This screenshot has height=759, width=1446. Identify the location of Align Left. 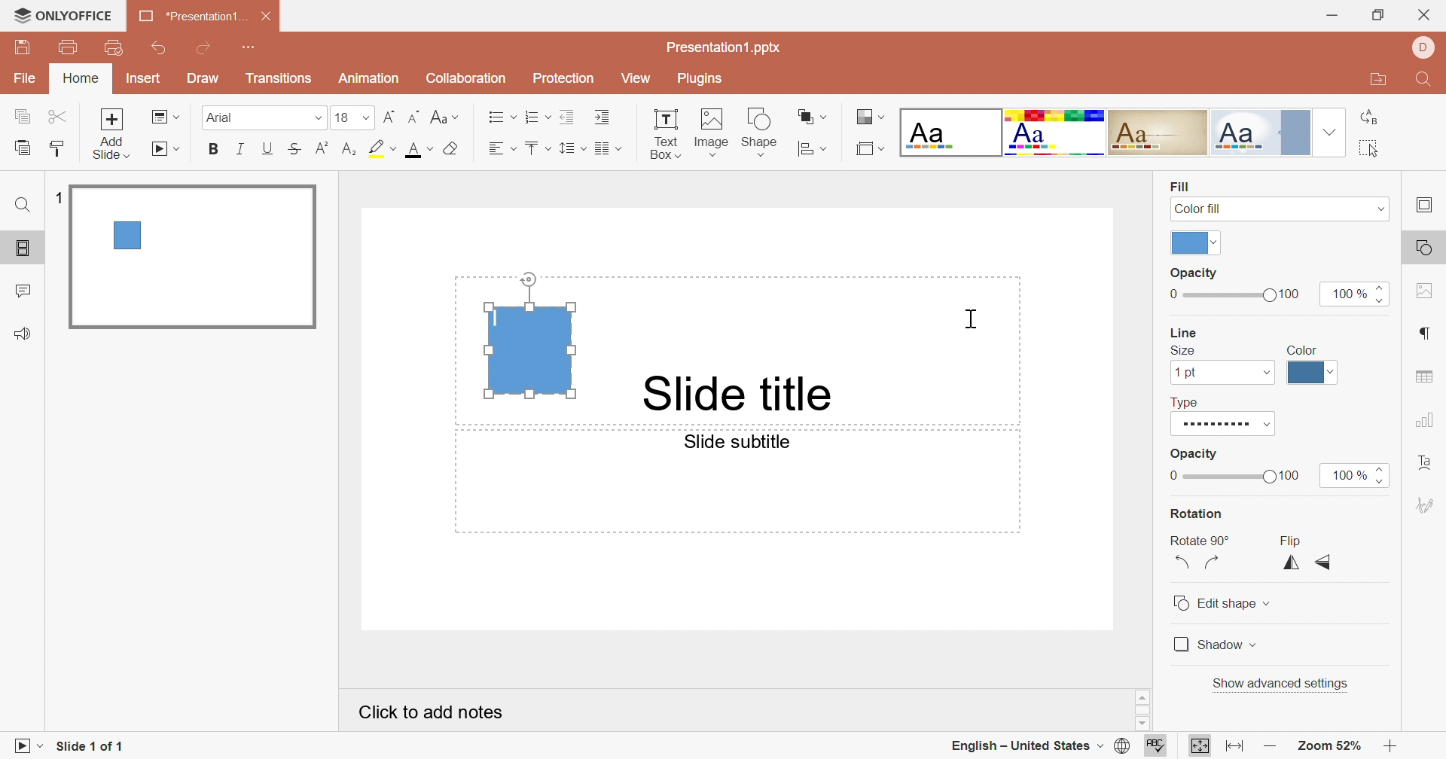
(502, 150).